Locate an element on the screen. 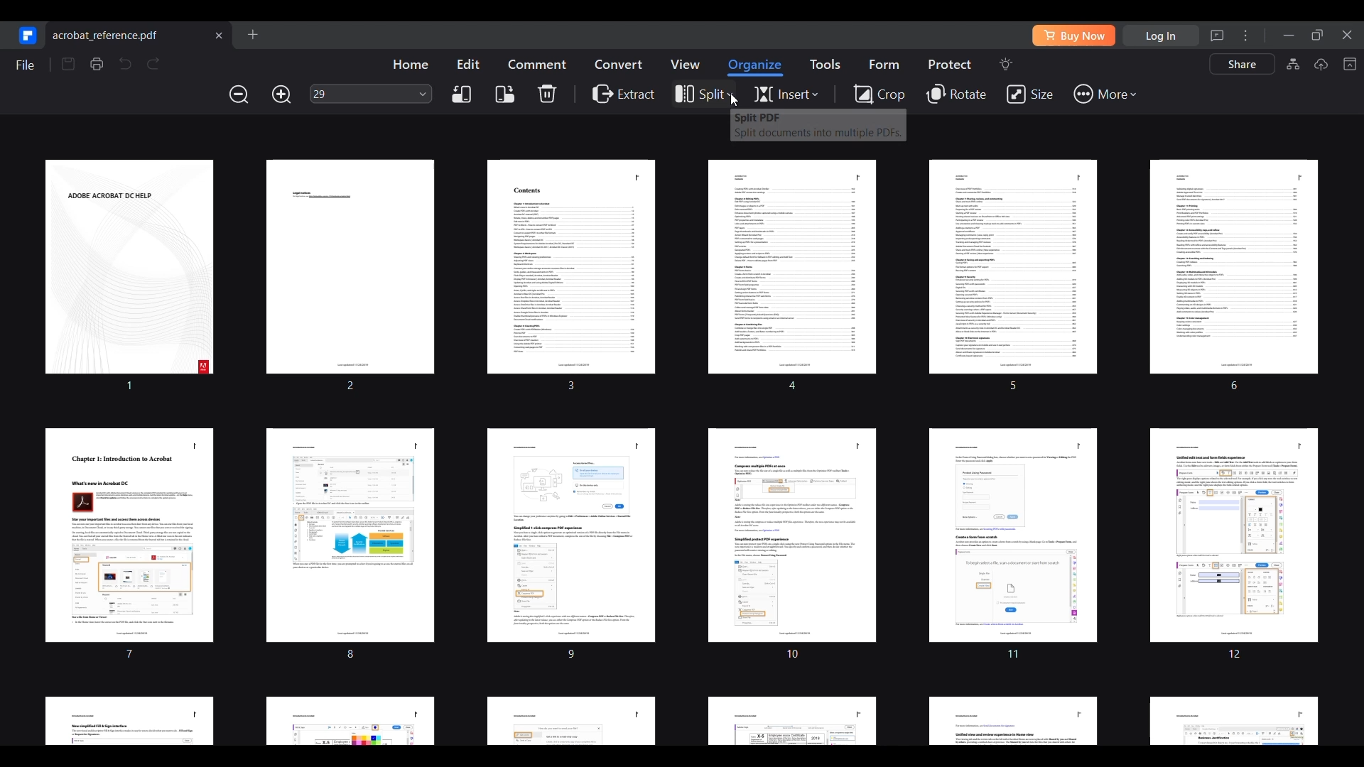 This screenshot has height=767, width=1364. File is located at coordinates (24, 65).